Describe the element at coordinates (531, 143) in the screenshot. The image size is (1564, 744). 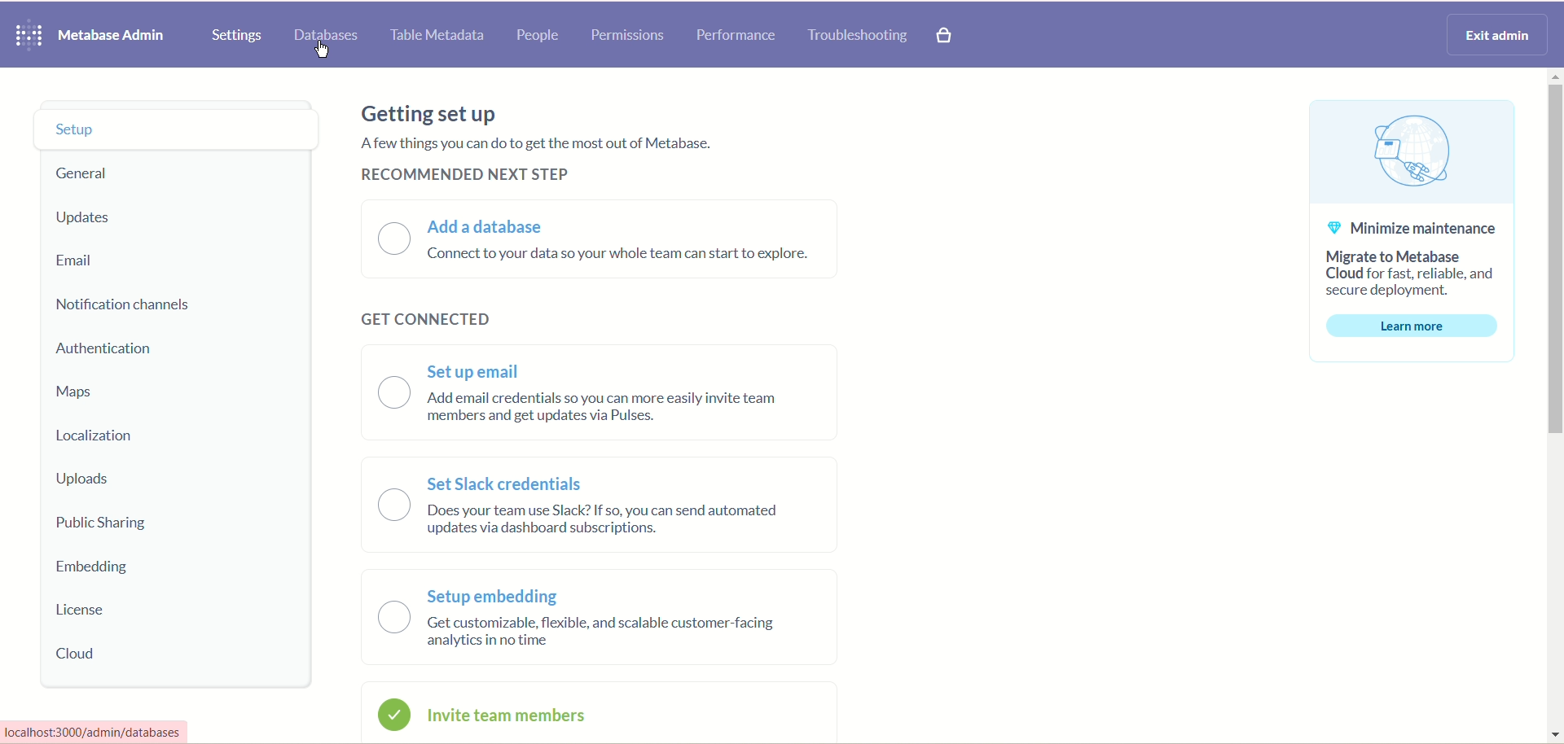
I see `a few things you can do to get the most out of Metabase` at that location.